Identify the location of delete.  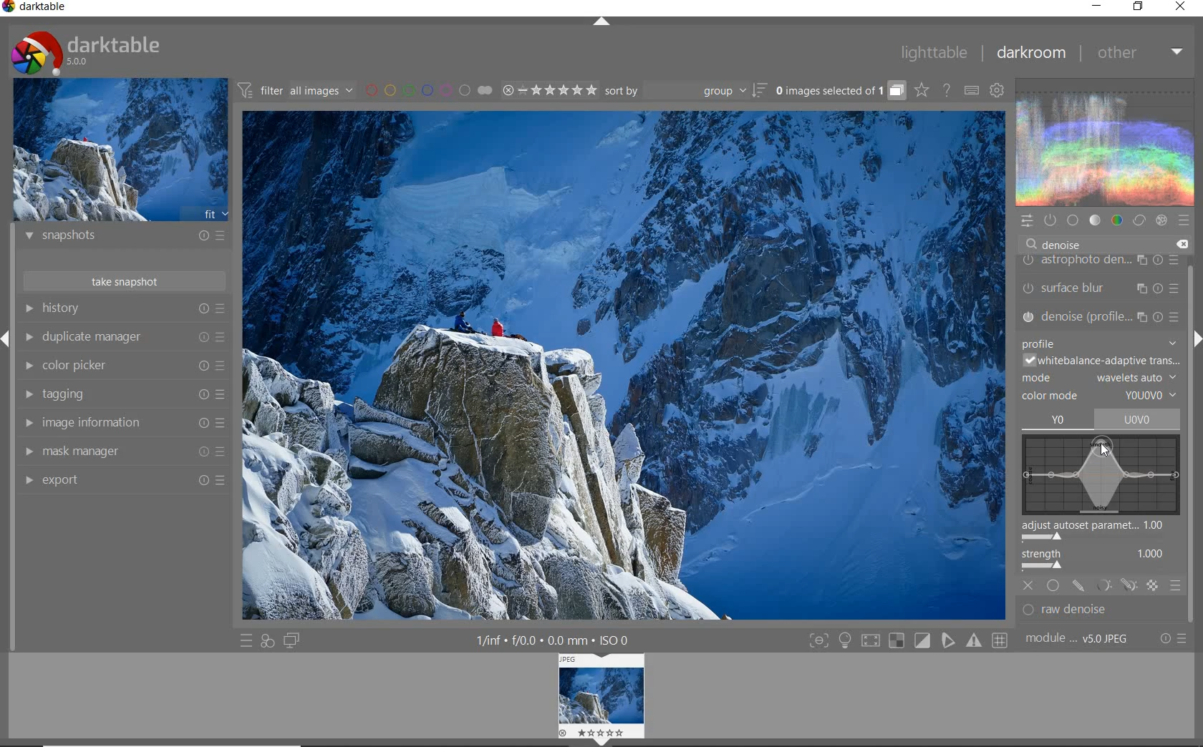
(1181, 245).